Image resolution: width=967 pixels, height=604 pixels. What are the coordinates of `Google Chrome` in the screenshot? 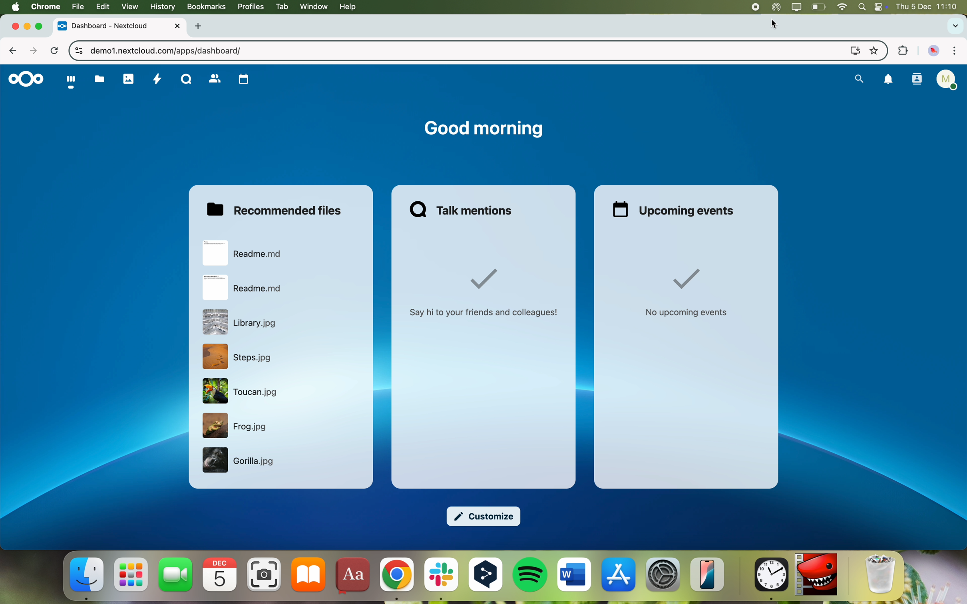 It's located at (396, 579).